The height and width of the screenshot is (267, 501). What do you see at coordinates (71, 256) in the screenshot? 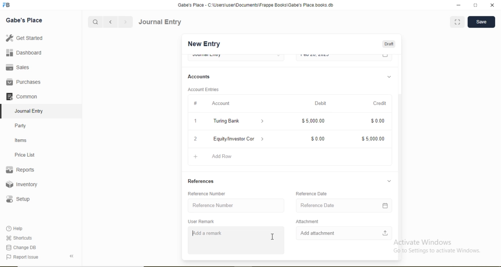
I see `Back` at bounding box center [71, 256].